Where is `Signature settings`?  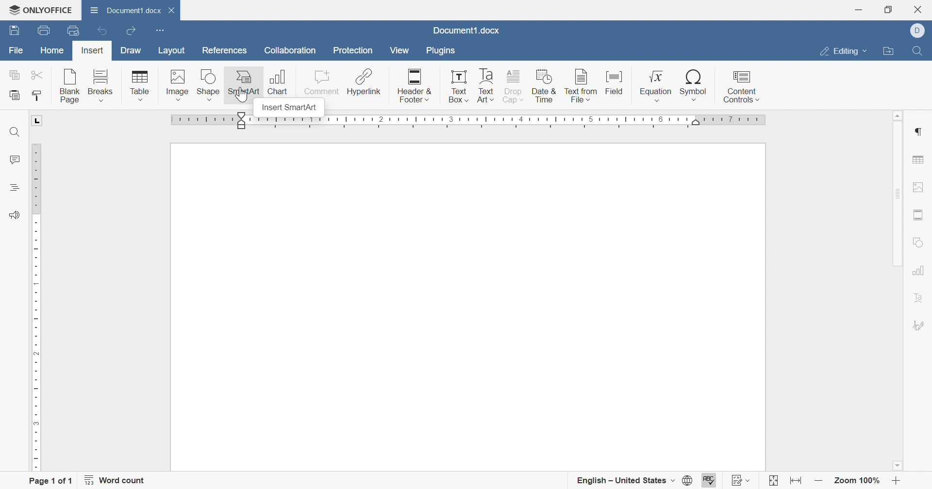 Signature settings is located at coordinates (918, 327).